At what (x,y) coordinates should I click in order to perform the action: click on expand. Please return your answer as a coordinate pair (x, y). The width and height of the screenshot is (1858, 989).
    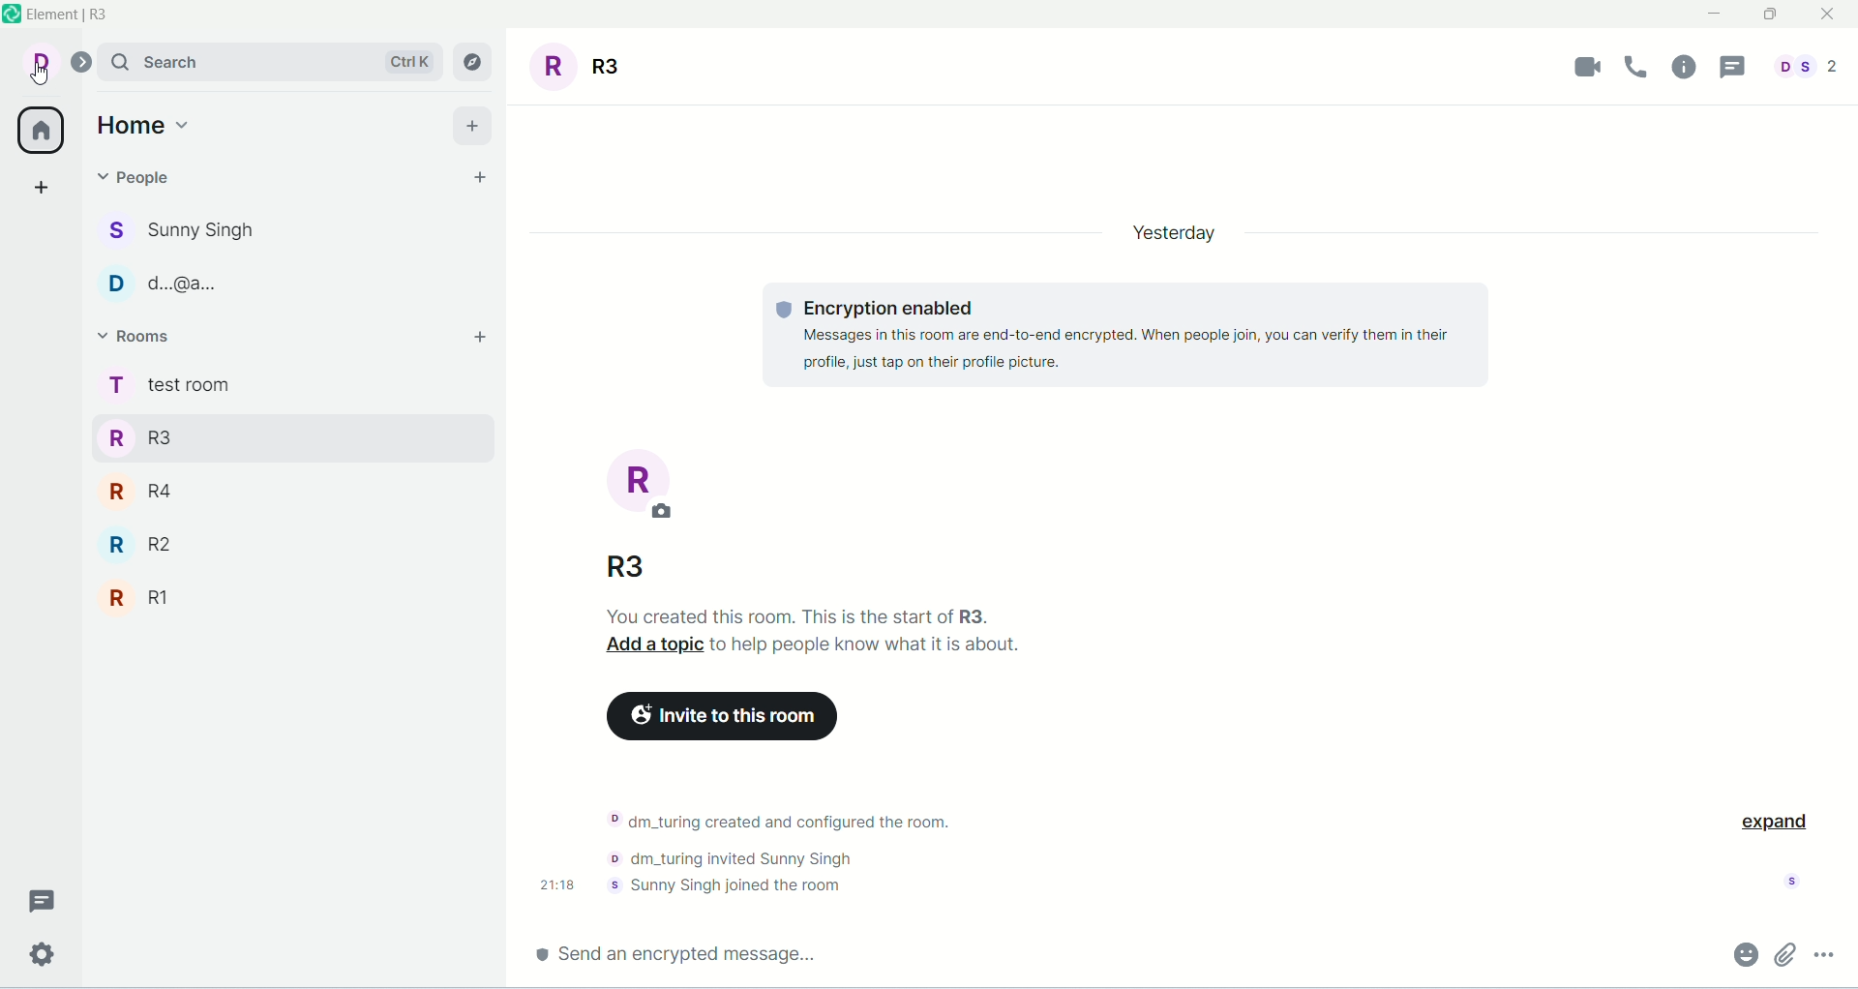
    Looking at the image, I should click on (1772, 820).